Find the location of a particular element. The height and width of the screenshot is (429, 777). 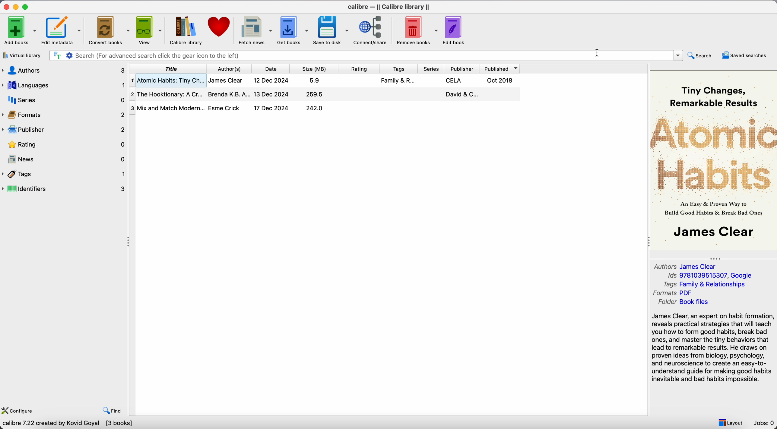

242.0 is located at coordinates (315, 108).